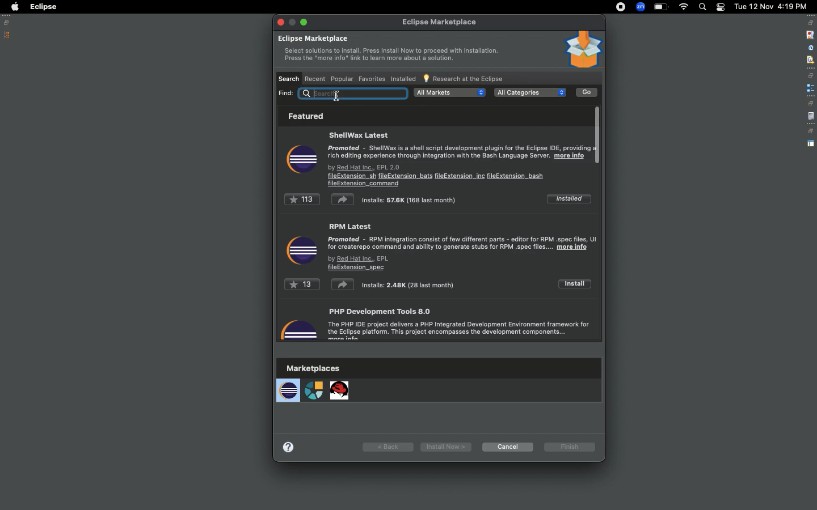 The width and height of the screenshot is (817, 510). Describe the element at coordinates (640, 7) in the screenshot. I see `Zoom` at that location.